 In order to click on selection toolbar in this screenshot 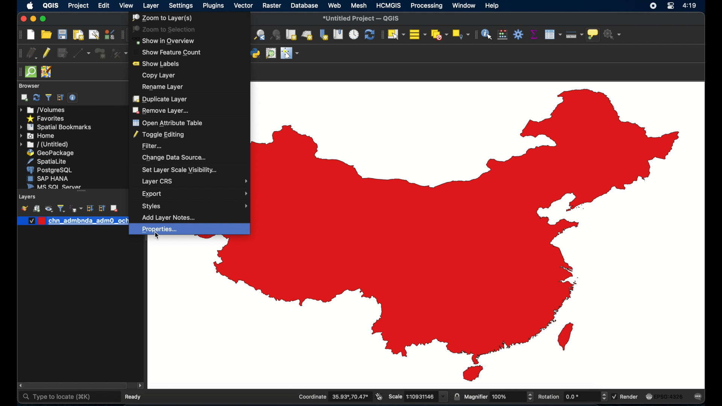, I will do `click(380, 35)`.